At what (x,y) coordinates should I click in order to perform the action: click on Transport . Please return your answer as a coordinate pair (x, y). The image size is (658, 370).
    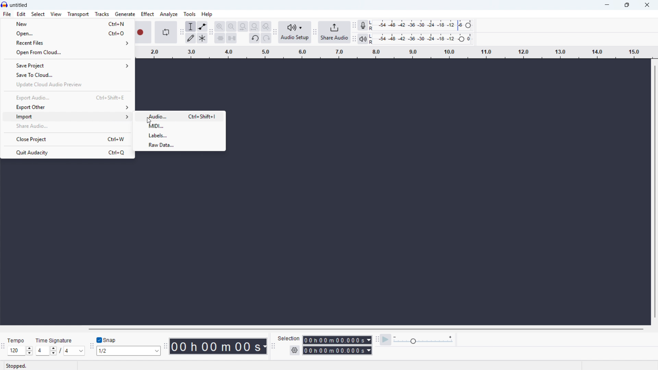
    Looking at the image, I should click on (78, 14).